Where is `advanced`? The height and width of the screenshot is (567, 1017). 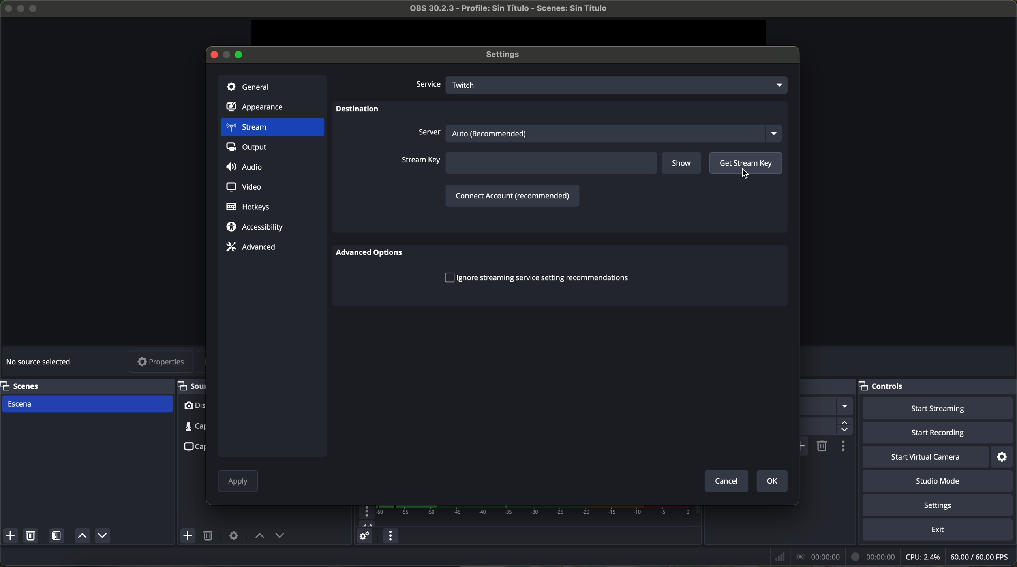
advanced is located at coordinates (251, 247).